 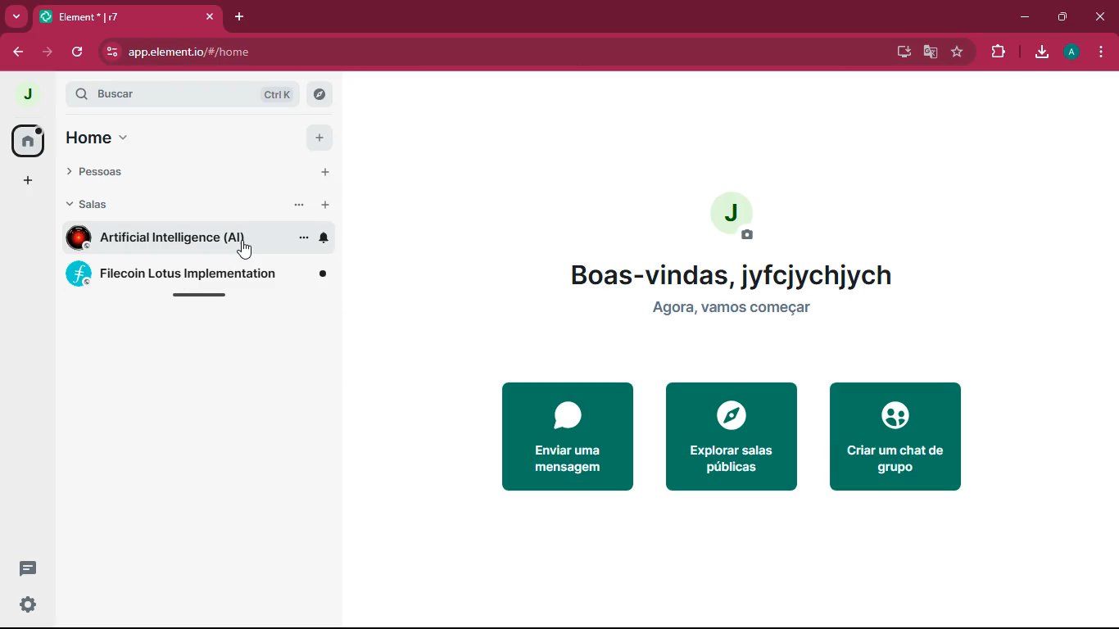 I want to click on add tab, so click(x=238, y=19).